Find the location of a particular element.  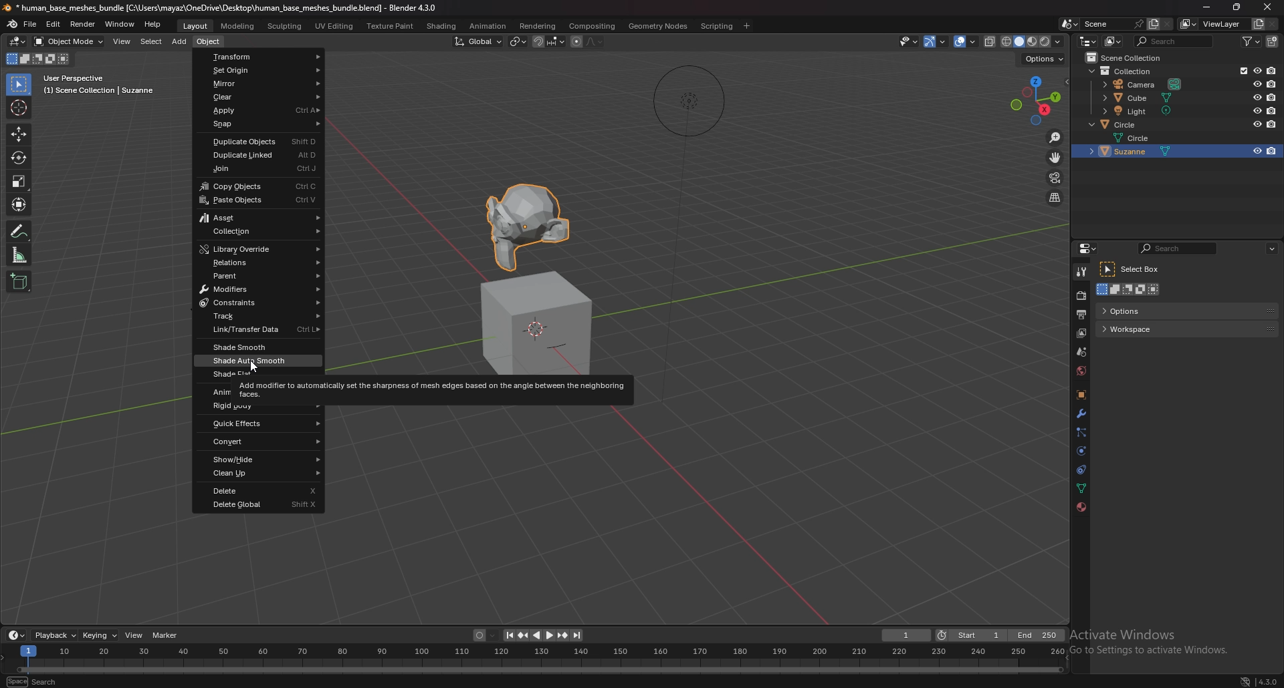

cube is located at coordinates (538, 324).